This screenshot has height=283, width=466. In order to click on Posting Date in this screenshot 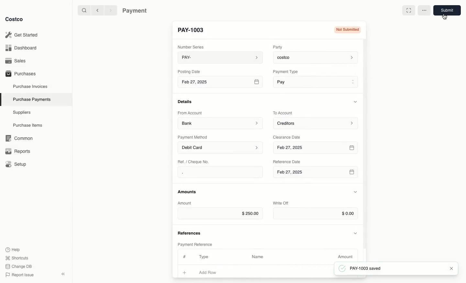, I will do `click(190, 71)`.